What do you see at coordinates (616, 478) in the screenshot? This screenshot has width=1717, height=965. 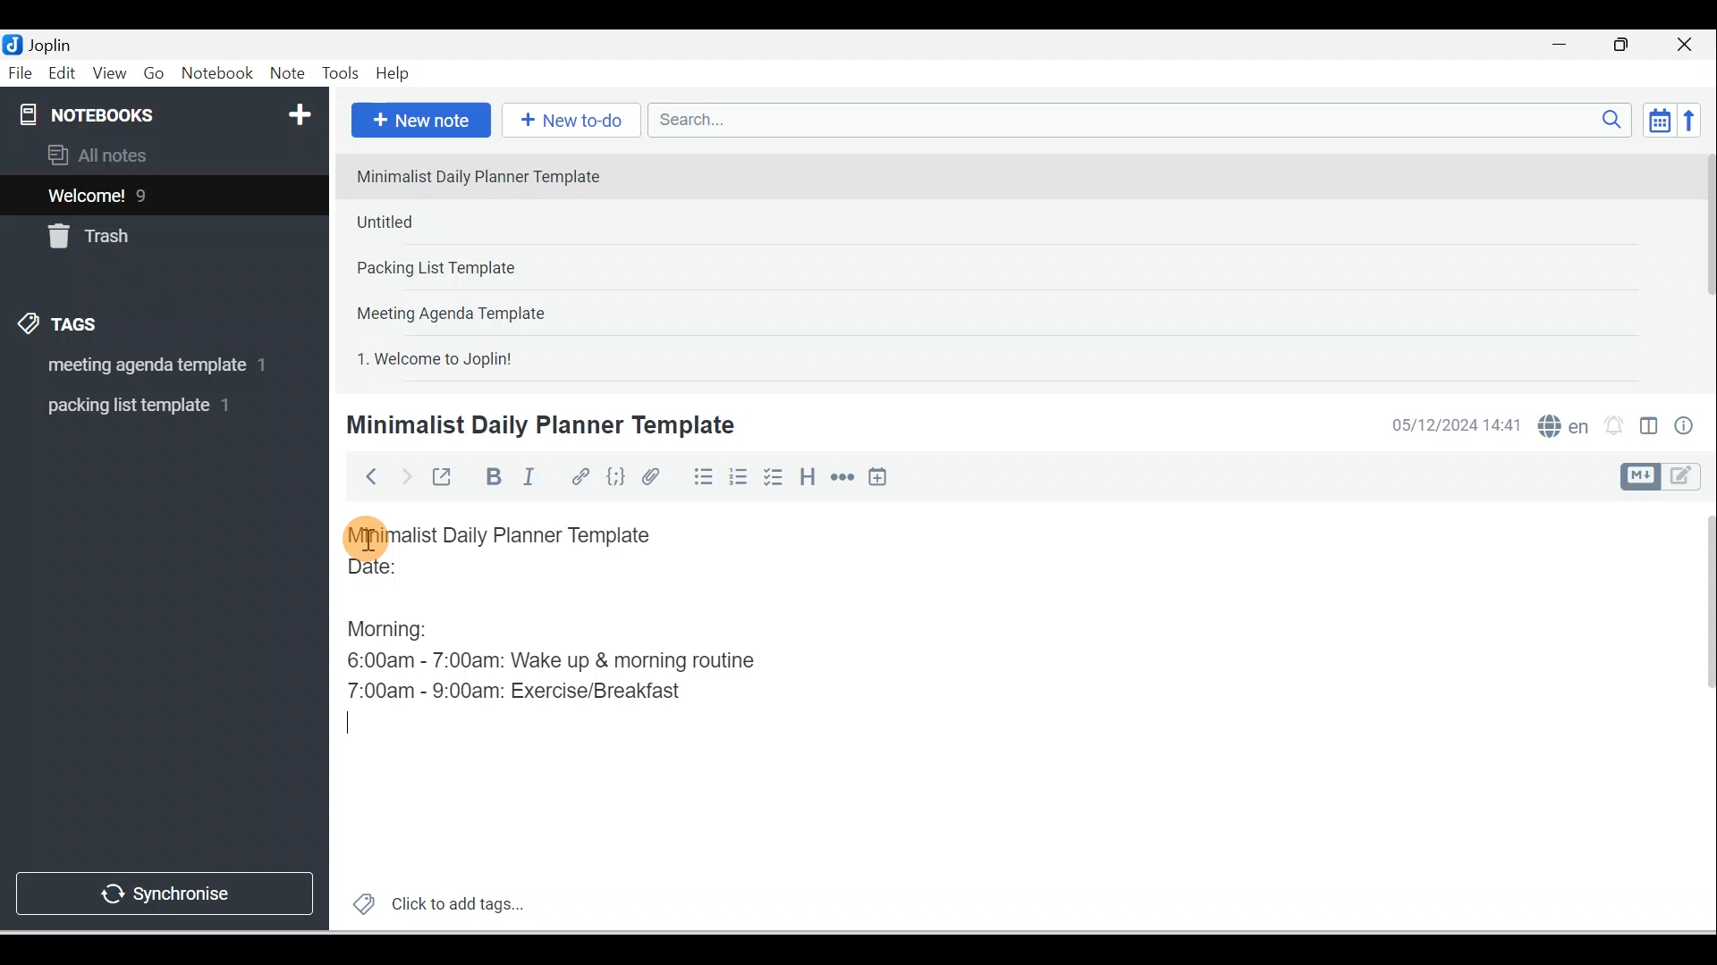 I see `Code` at bounding box center [616, 478].